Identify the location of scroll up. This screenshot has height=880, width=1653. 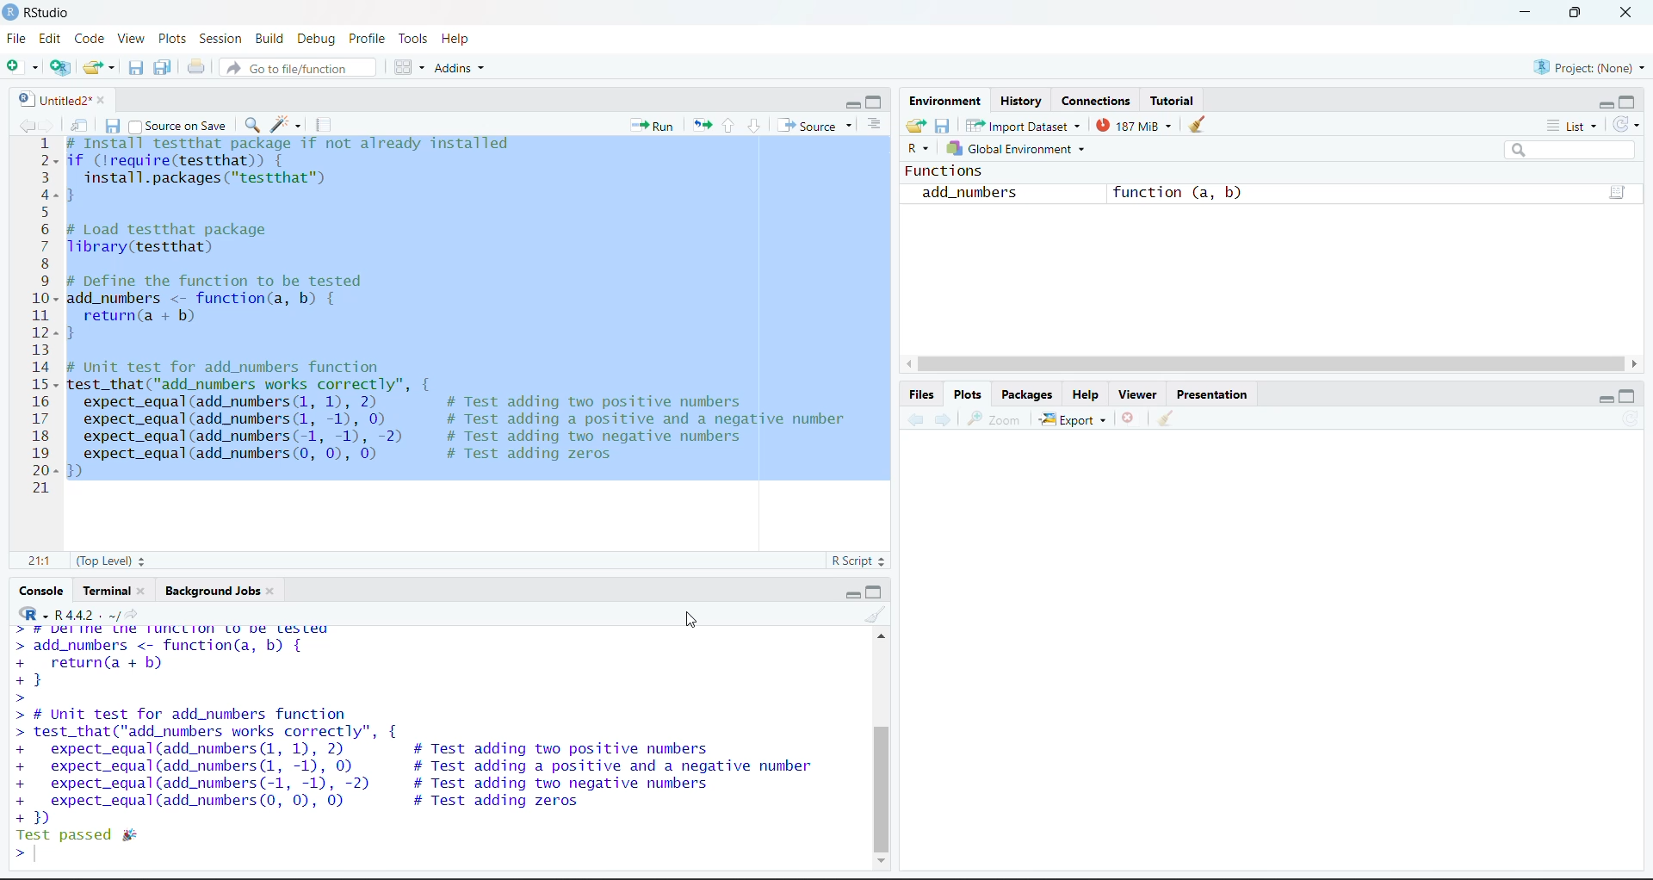
(882, 636).